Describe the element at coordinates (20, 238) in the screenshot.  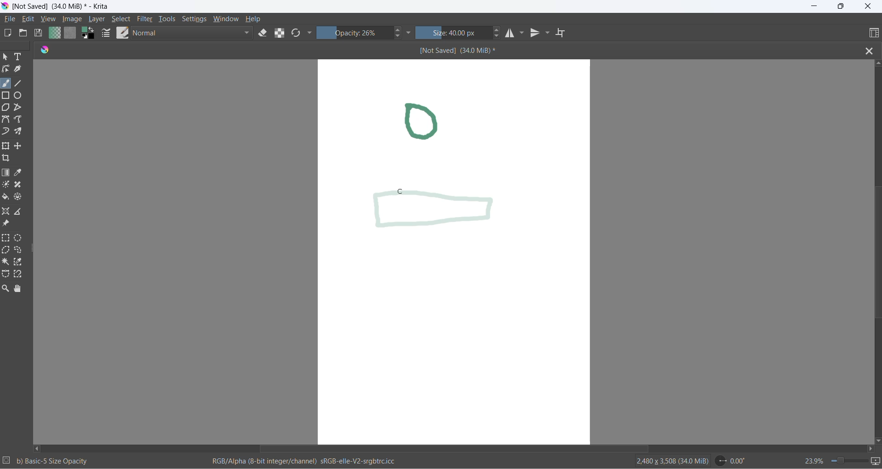
I see `elliptical selection tool` at that location.